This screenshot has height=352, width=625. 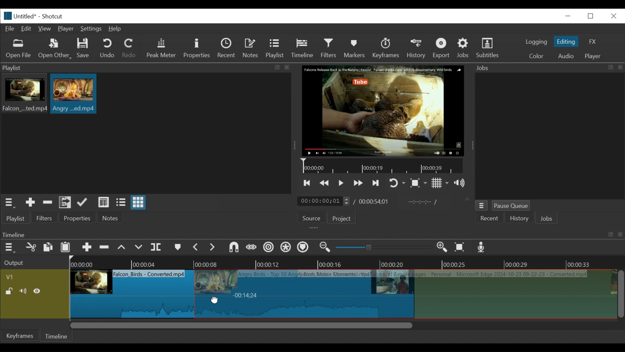 What do you see at coordinates (21, 336) in the screenshot?
I see `Keyframes` at bounding box center [21, 336].